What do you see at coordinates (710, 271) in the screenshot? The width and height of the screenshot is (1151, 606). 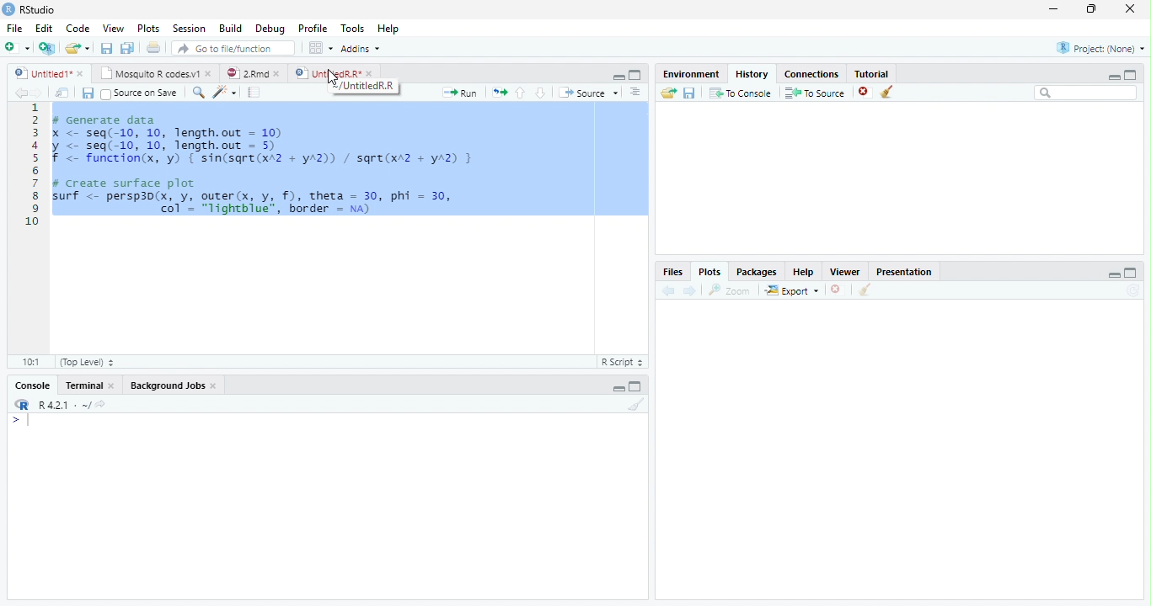 I see `Plots` at bounding box center [710, 271].